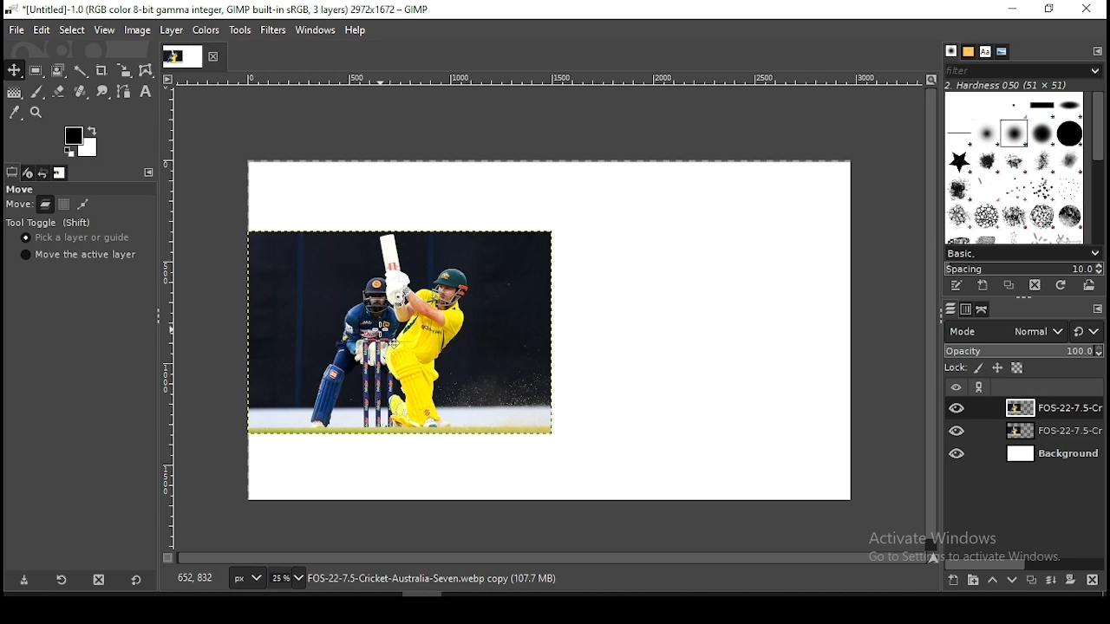 This screenshot has height=624, width=1110. I want to click on close, so click(1087, 9).